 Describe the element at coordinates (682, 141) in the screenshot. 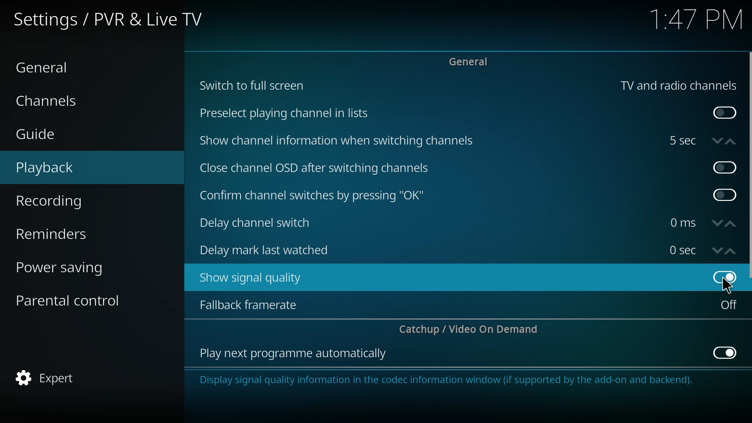

I see `time` at that location.